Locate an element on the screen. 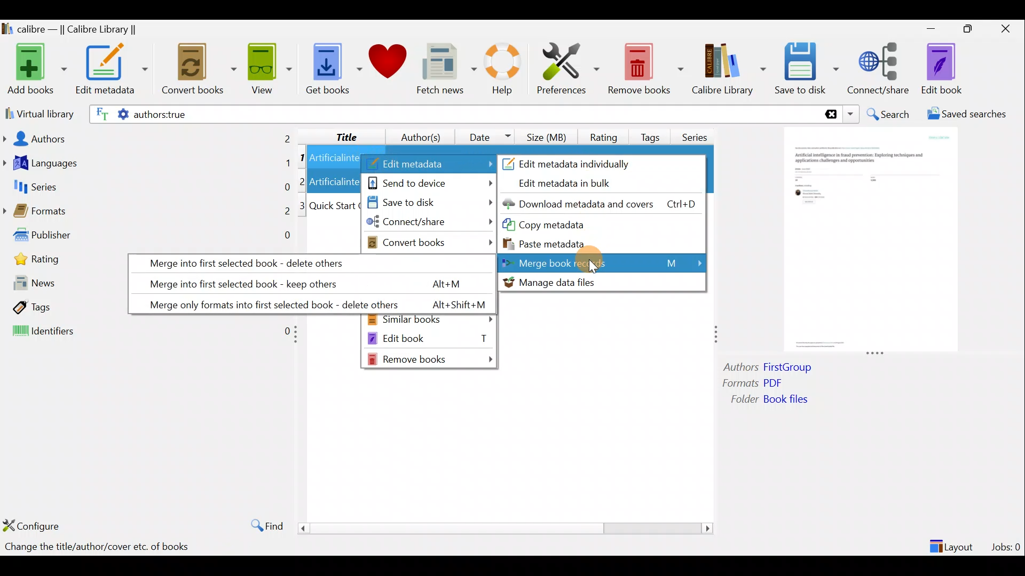  Save to disk is located at coordinates (807, 69).